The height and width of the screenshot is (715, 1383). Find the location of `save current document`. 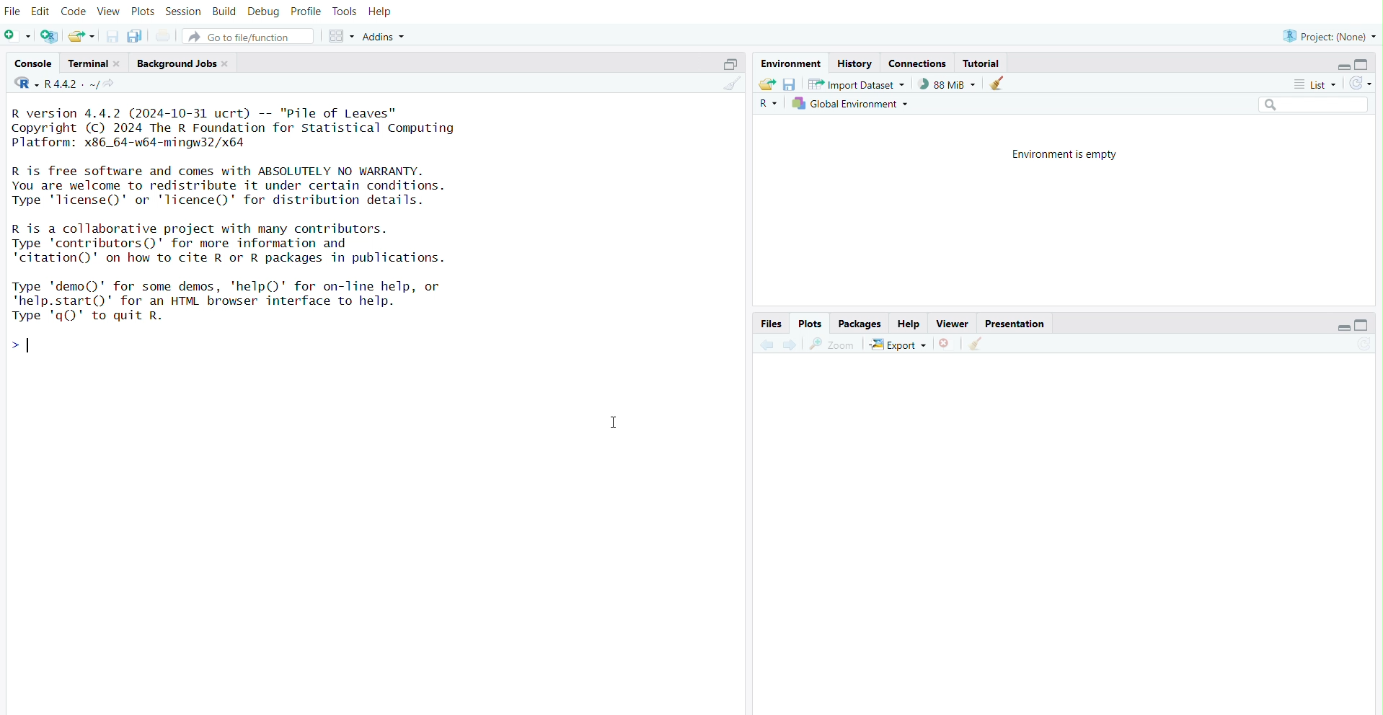

save current document is located at coordinates (111, 35).